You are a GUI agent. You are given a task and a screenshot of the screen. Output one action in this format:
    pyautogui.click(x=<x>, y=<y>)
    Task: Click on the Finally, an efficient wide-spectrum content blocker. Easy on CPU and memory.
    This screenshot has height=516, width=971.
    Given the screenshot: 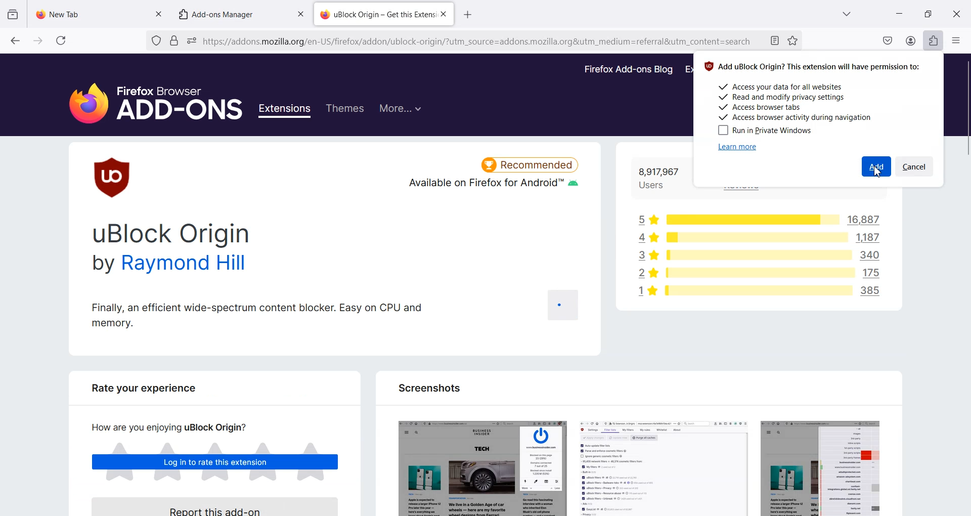 What is the action you would take?
    pyautogui.click(x=257, y=314)
    